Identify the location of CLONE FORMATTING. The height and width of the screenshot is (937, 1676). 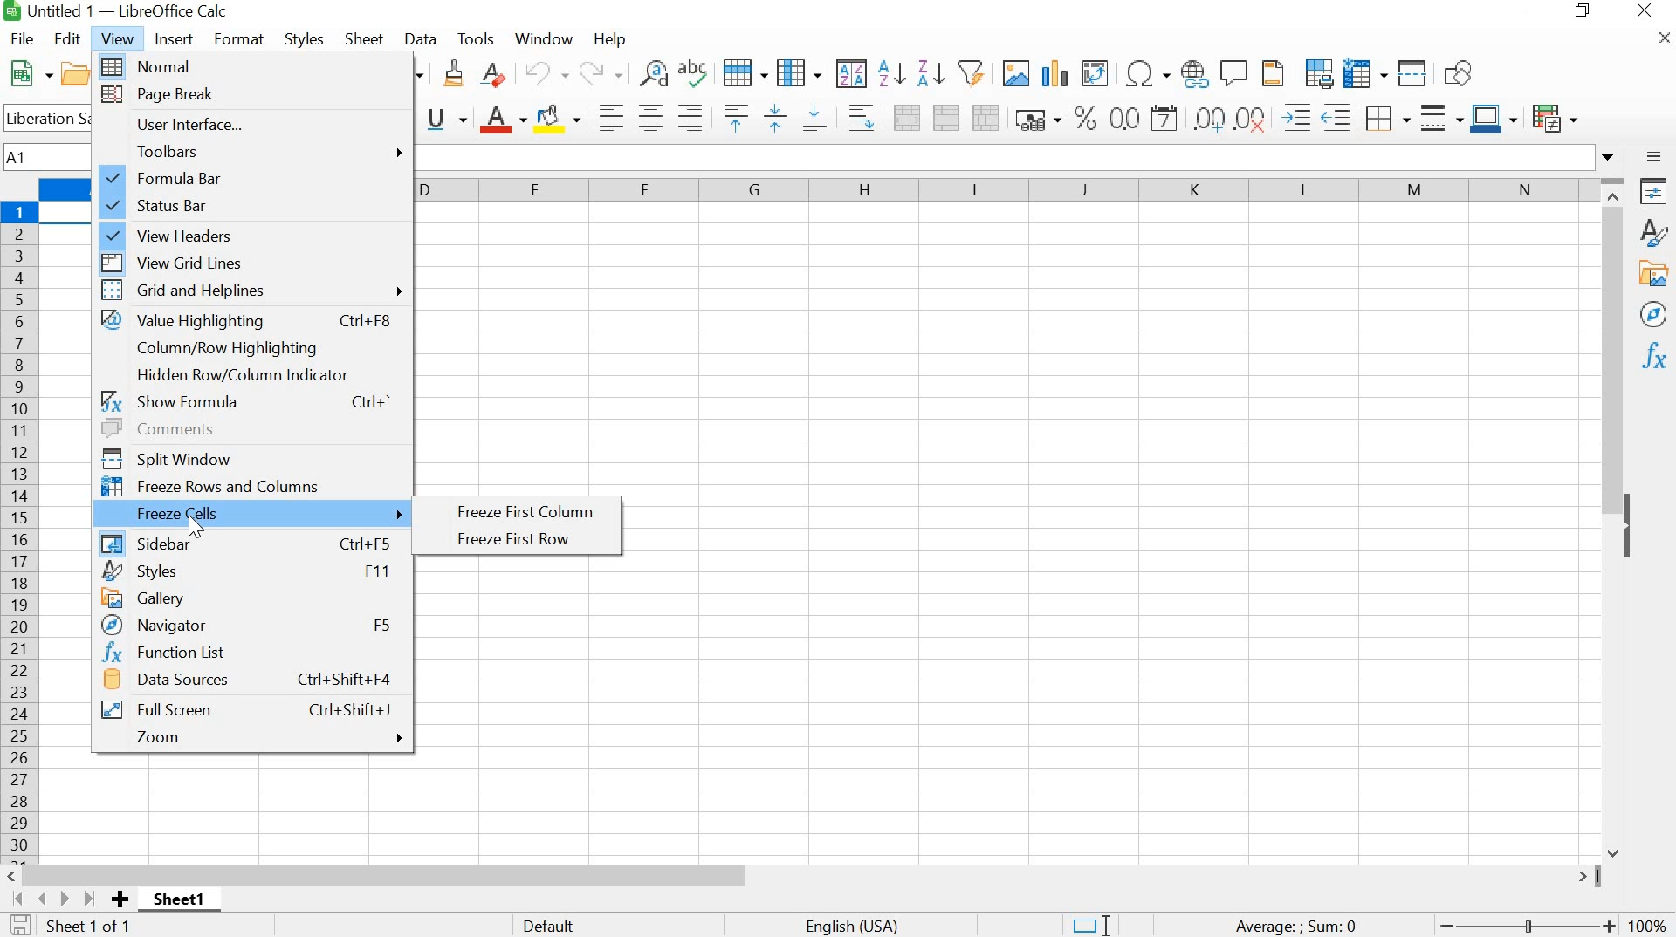
(452, 75).